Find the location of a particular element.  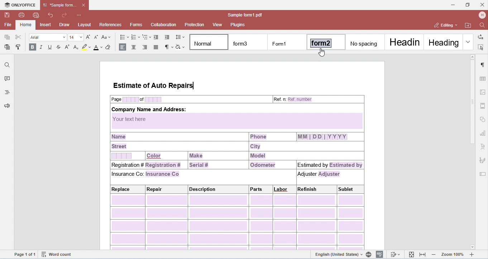

nonprinting characters is located at coordinates (168, 47).